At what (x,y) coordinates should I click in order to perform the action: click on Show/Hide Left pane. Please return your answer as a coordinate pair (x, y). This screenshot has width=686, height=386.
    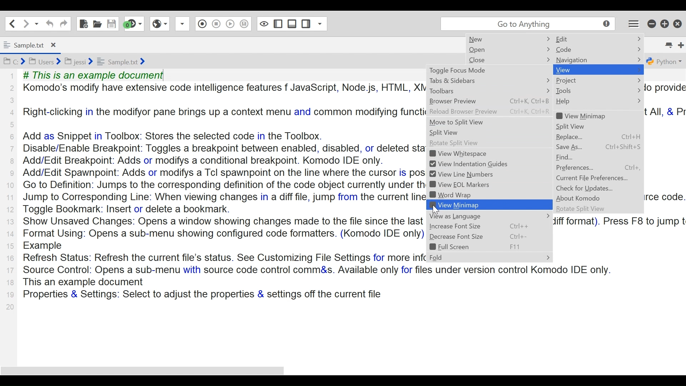
    Looking at the image, I should click on (264, 24).